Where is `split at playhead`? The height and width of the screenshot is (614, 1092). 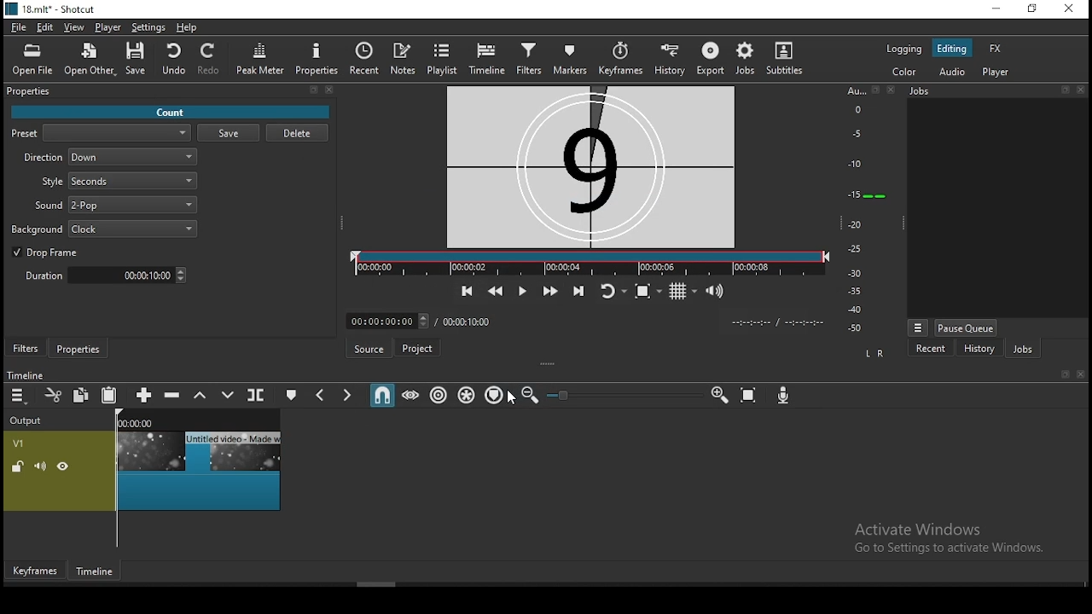
split at playhead is located at coordinates (255, 394).